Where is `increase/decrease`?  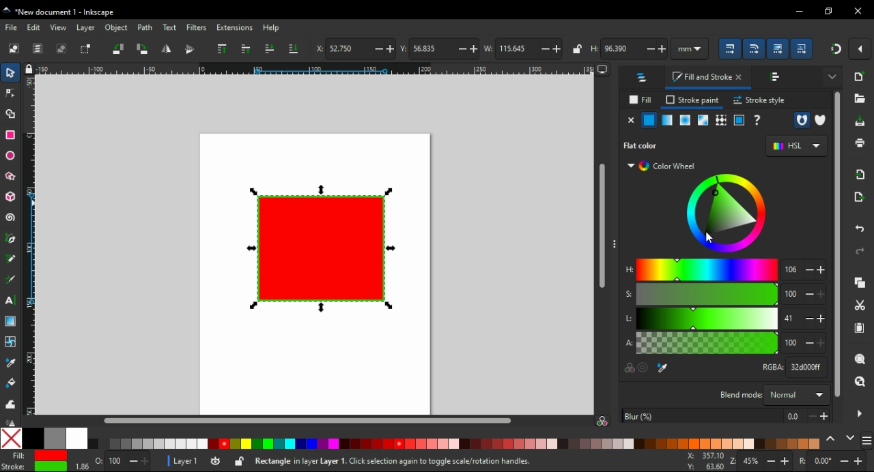 increase/decrease is located at coordinates (815, 295).